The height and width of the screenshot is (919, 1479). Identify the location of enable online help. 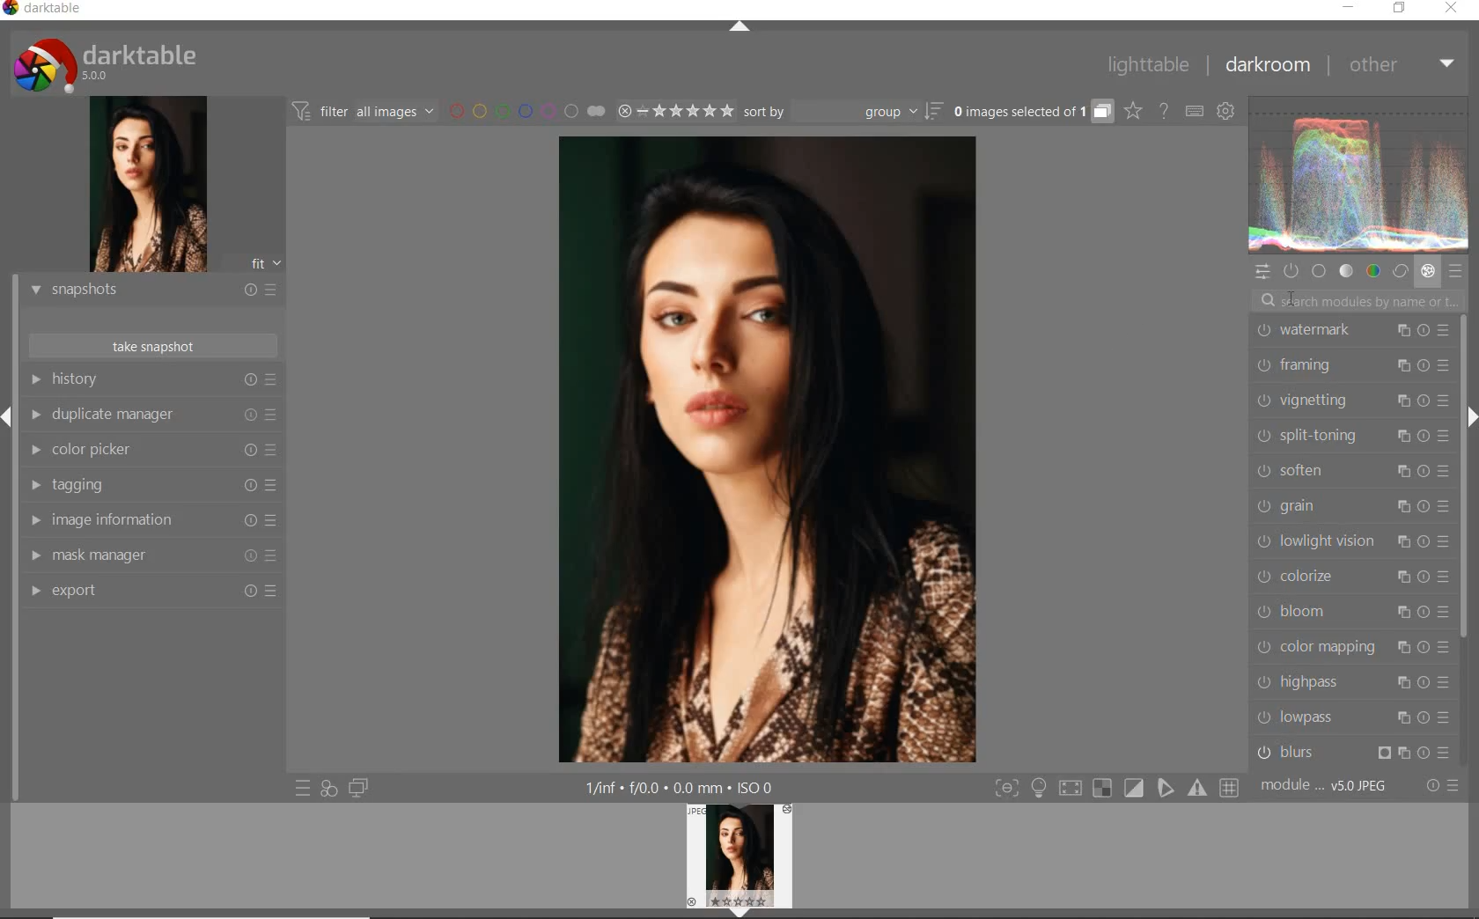
(1164, 113).